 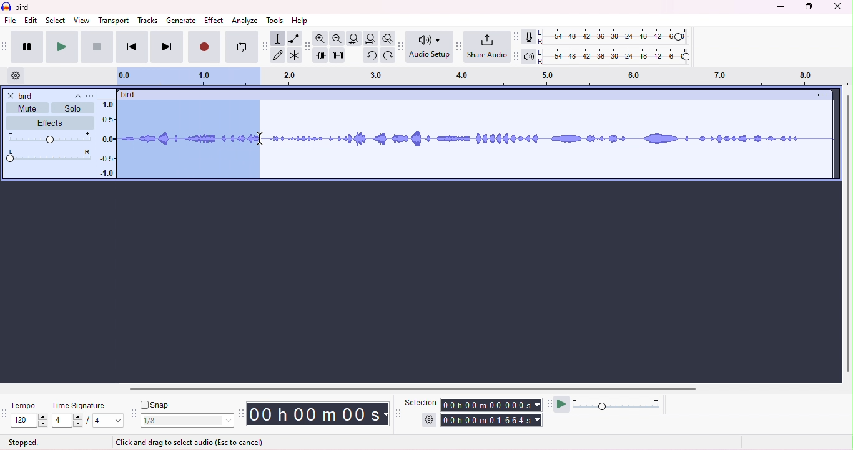 I want to click on tracks, so click(x=147, y=21).